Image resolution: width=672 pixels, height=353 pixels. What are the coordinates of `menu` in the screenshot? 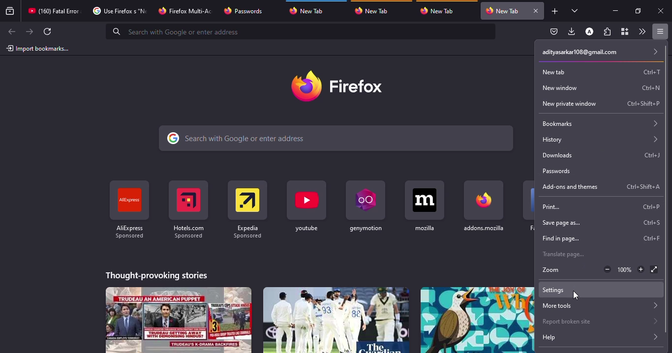 It's located at (658, 31).